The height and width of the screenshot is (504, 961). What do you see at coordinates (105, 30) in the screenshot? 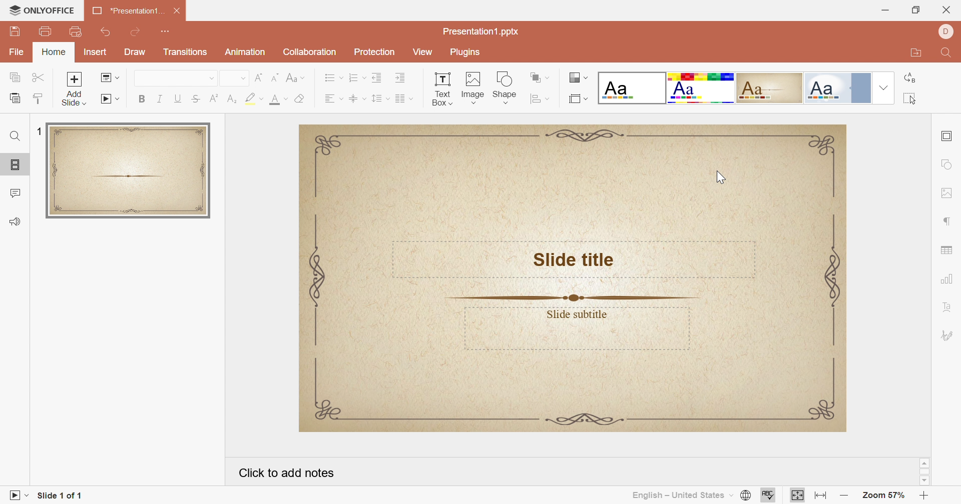
I see `Undo` at bounding box center [105, 30].